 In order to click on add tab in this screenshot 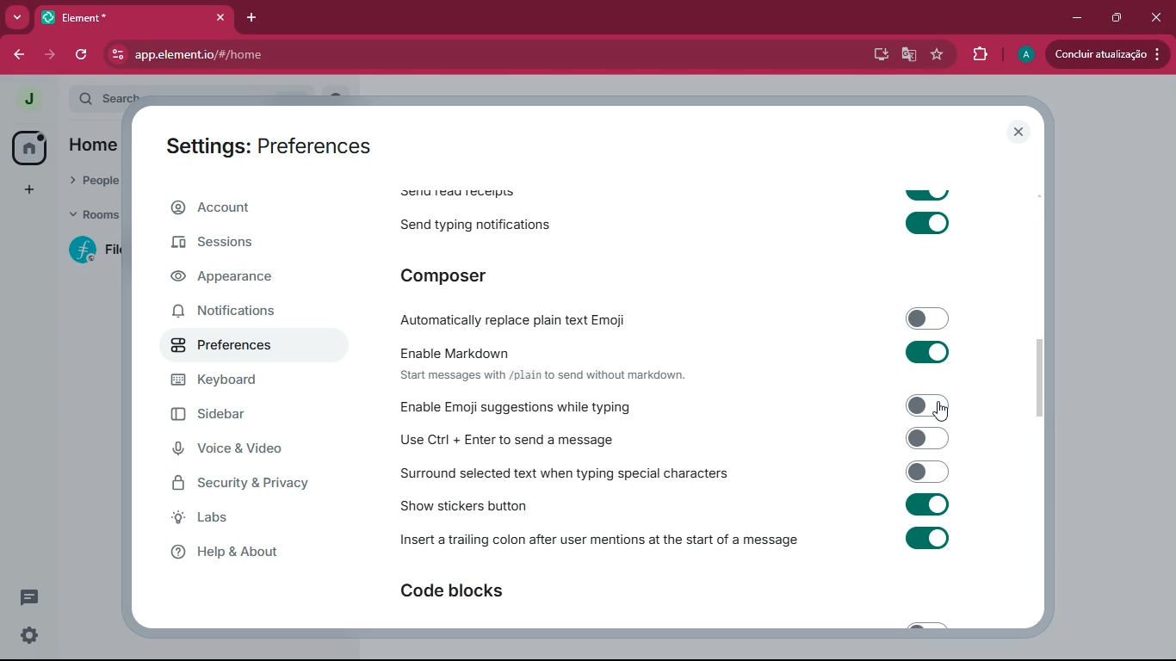, I will do `click(248, 17)`.